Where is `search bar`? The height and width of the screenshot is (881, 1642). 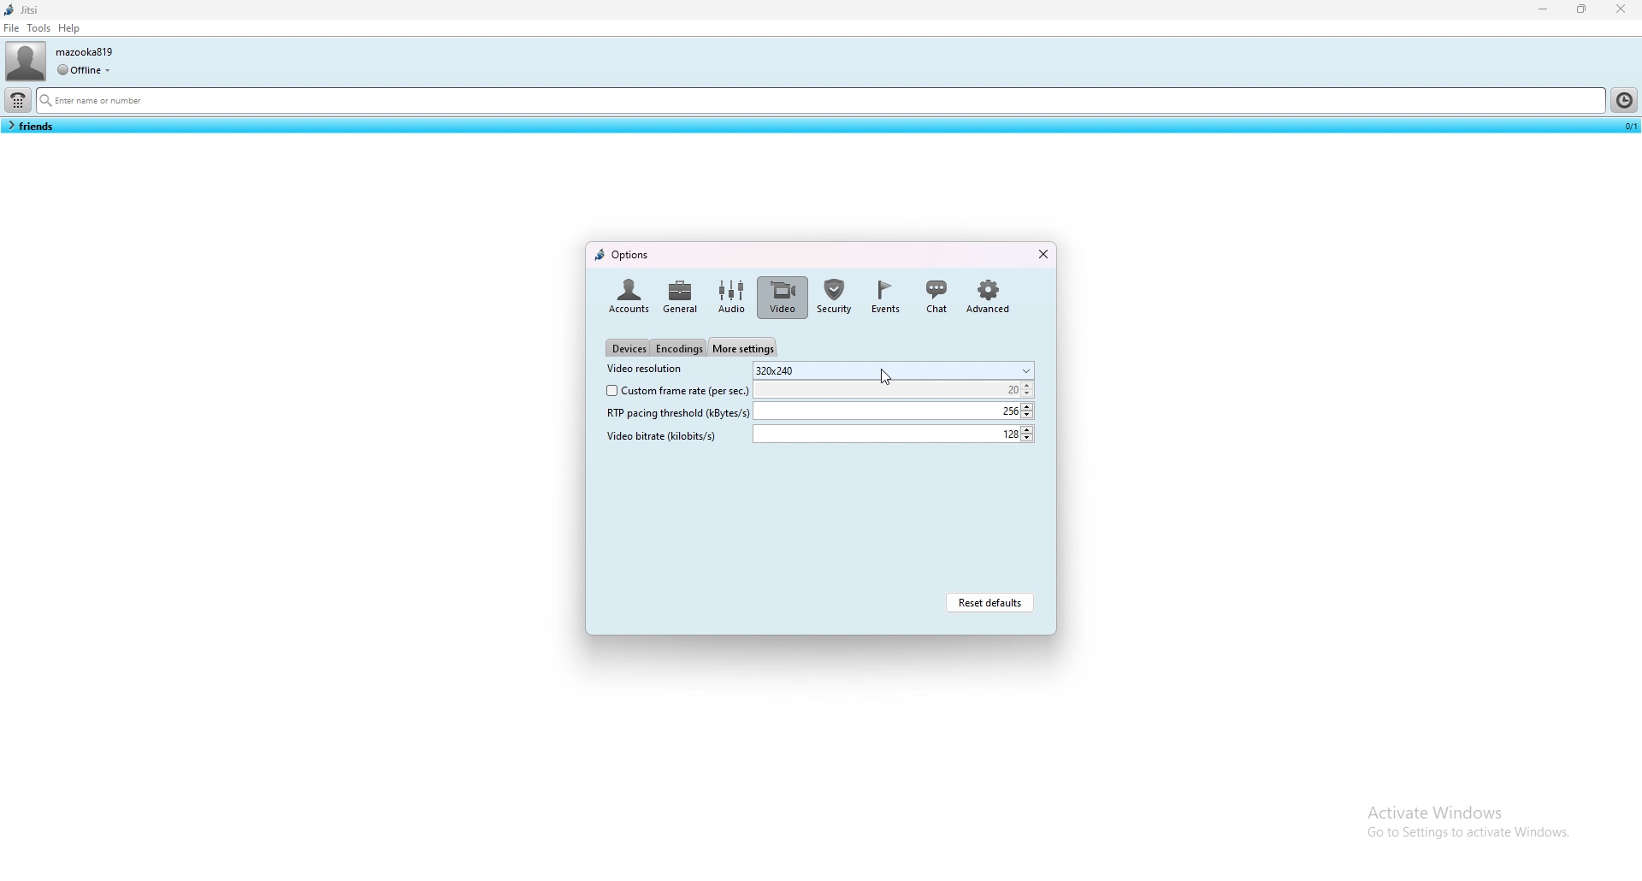 search bar is located at coordinates (819, 102).